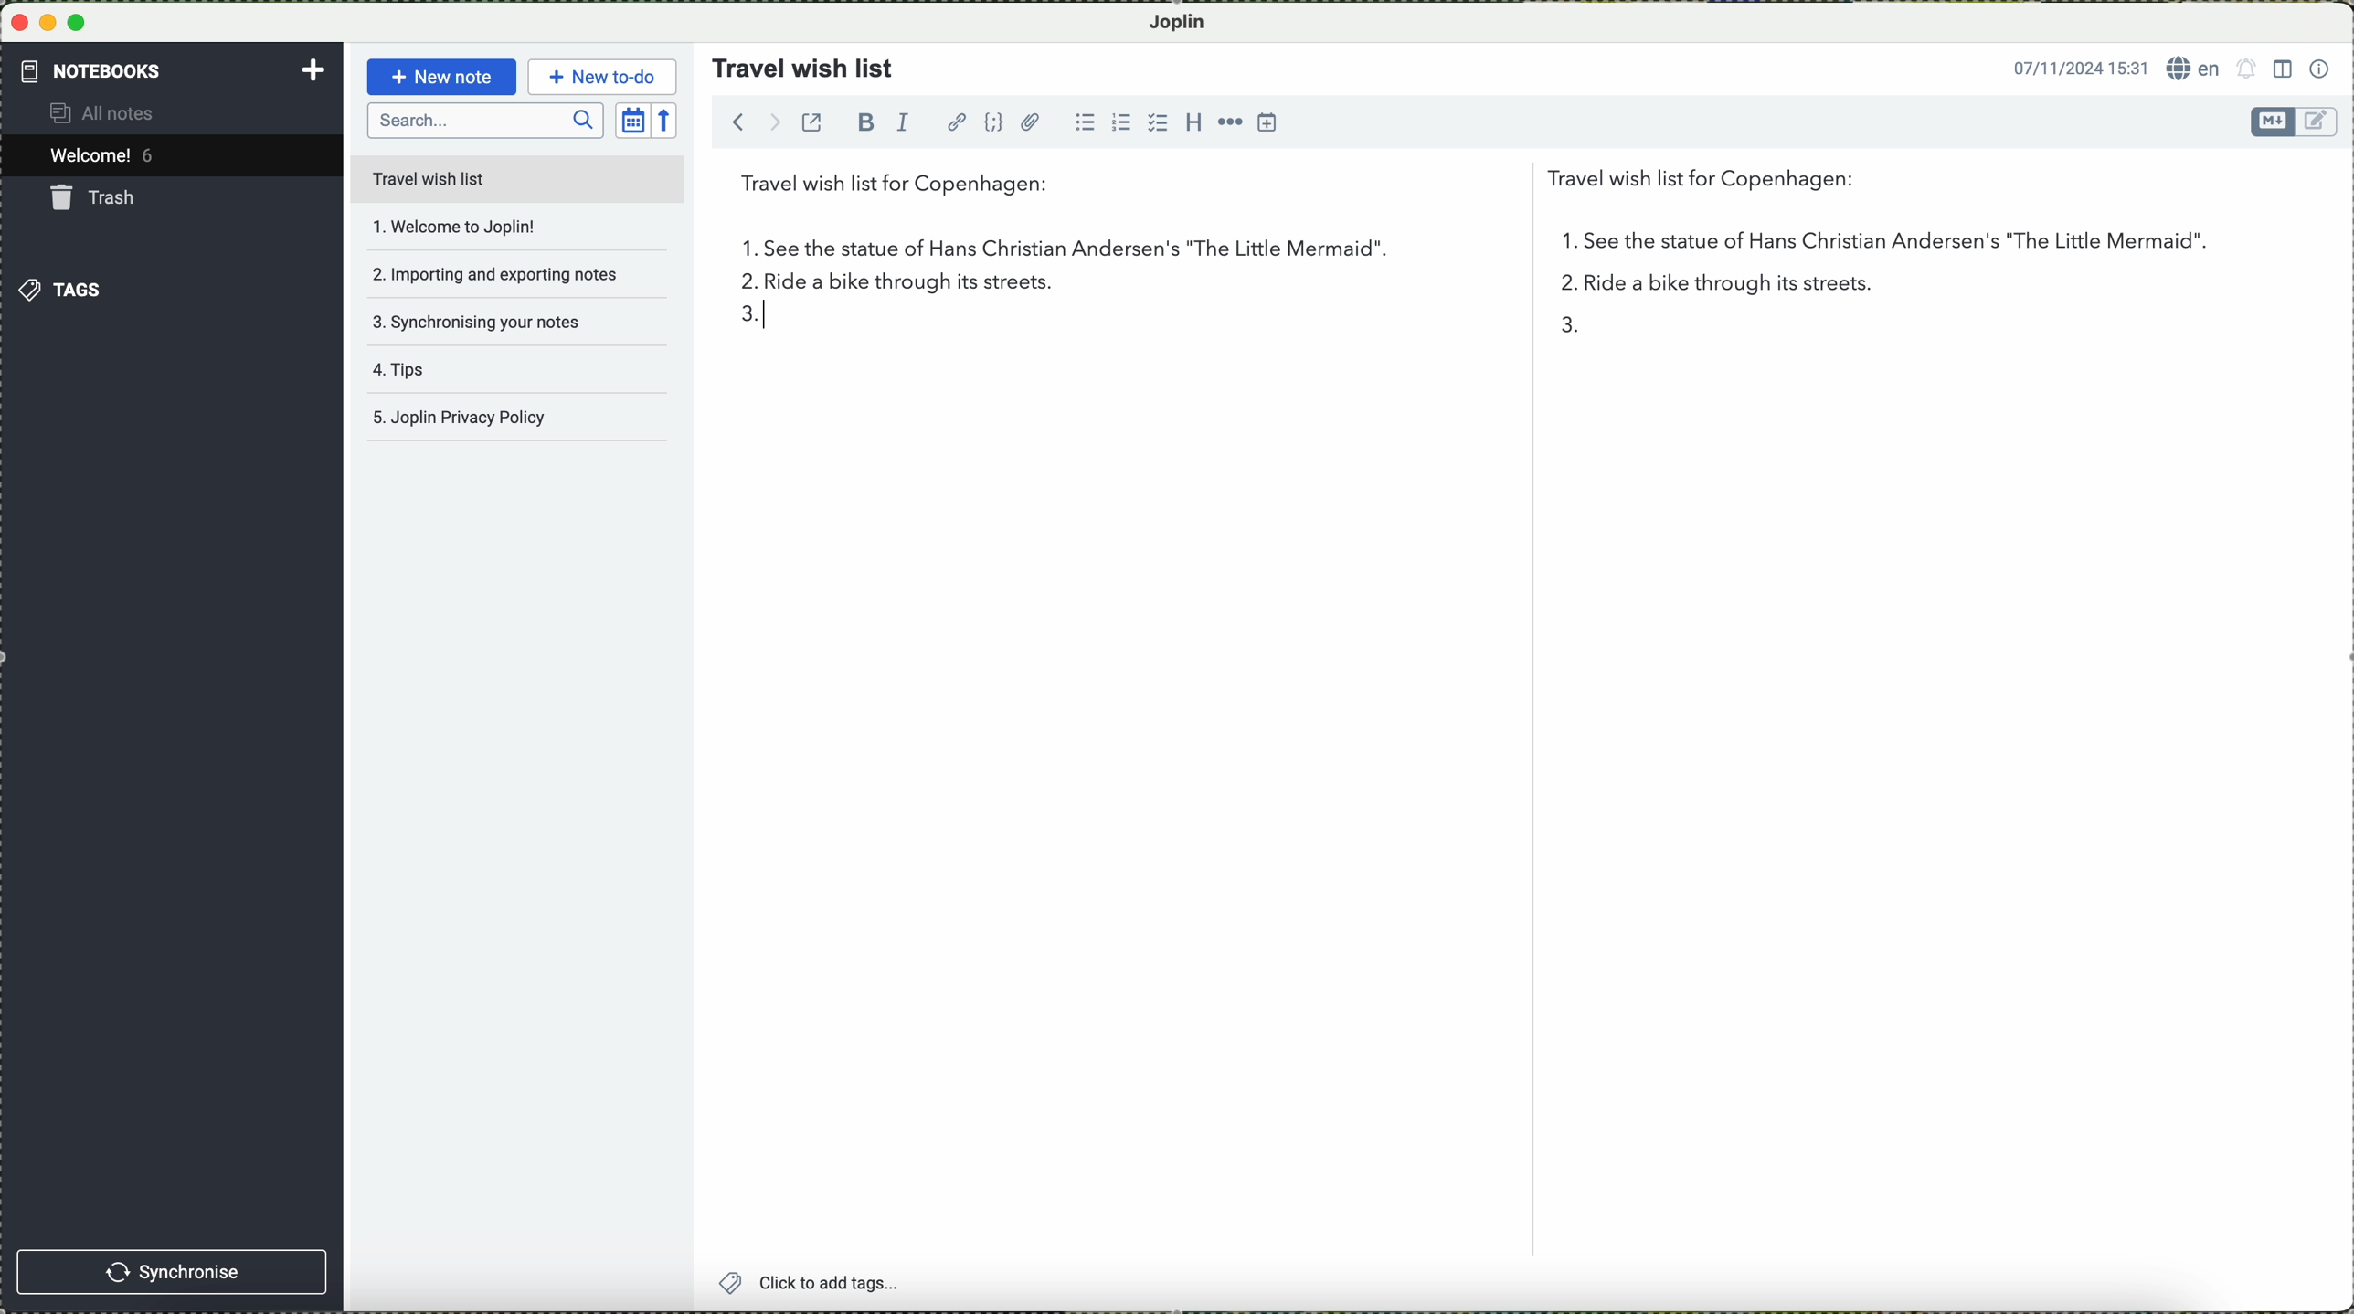  What do you see at coordinates (485, 122) in the screenshot?
I see `search bar` at bounding box center [485, 122].